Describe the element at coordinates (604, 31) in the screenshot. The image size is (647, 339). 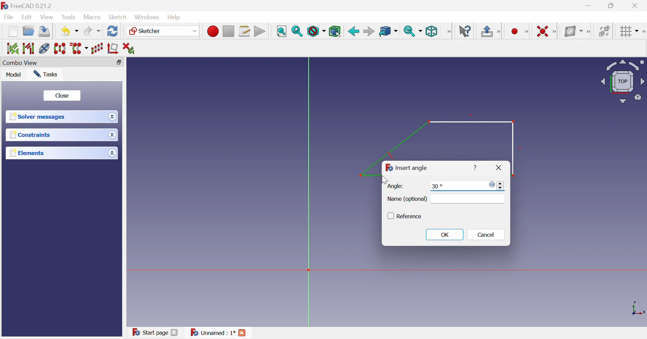
I see `Show virtual space` at that location.